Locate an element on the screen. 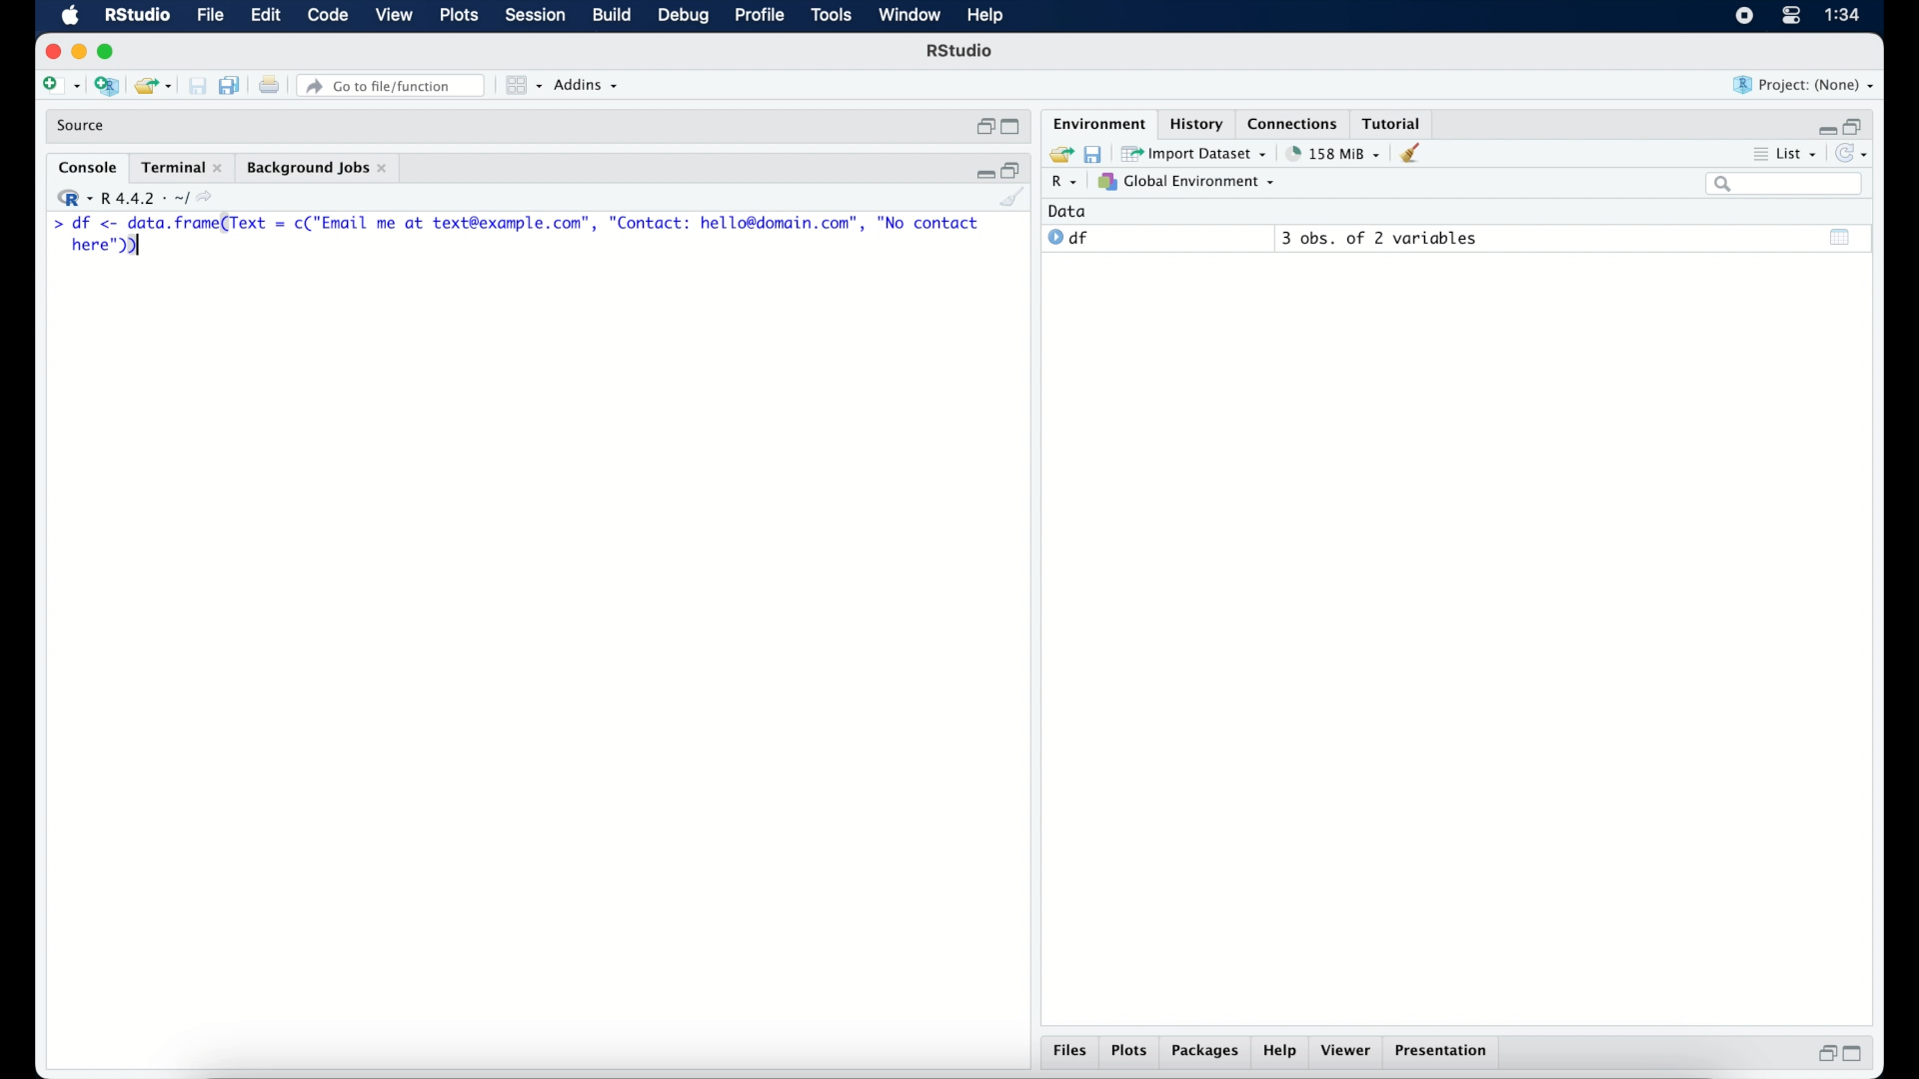 The width and height of the screenshot is (1919, 1079). print is located at coordinates (197, 85).